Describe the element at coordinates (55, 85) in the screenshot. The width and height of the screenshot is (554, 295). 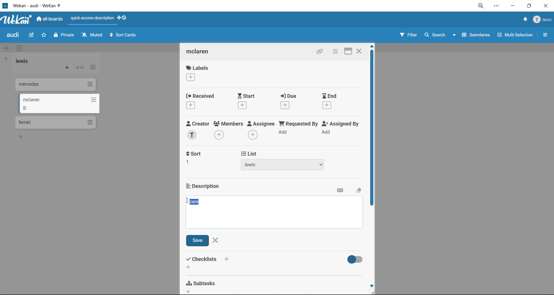
I see `cards` at that location.